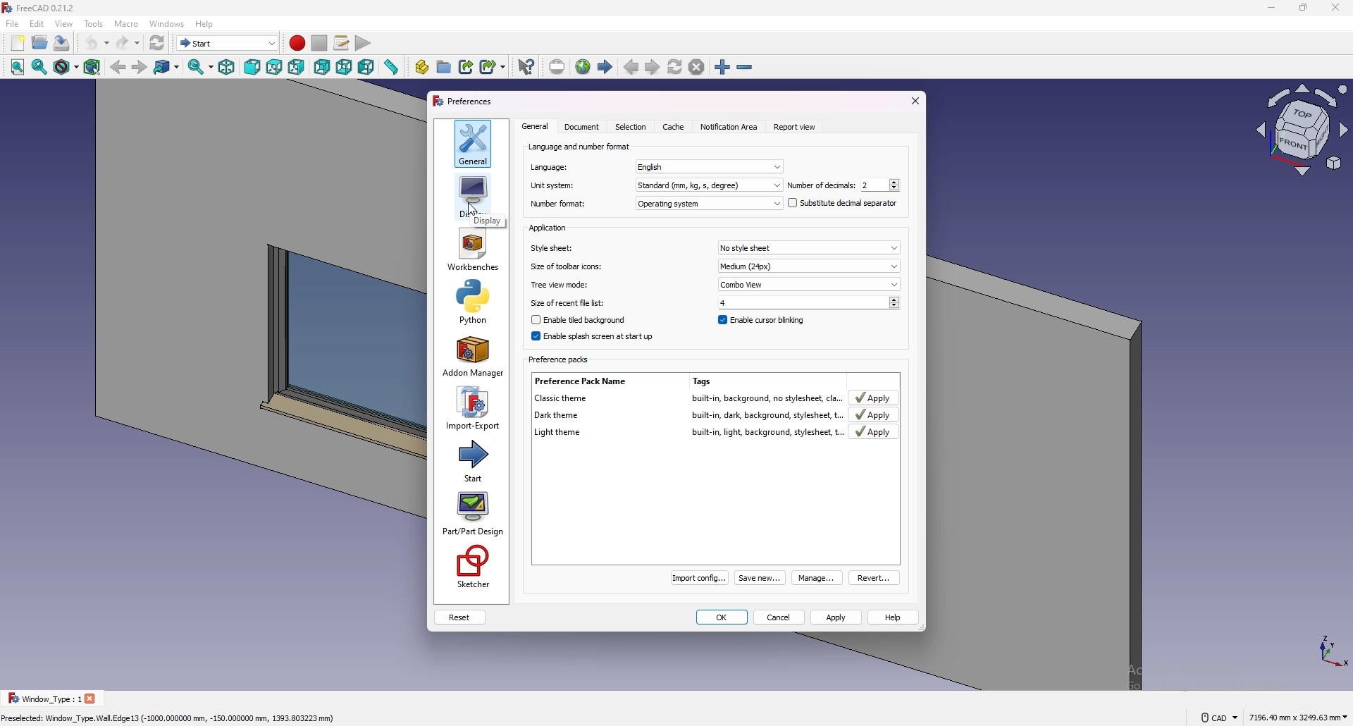  Describe the element at coordinates (708, 203) in the screenshot. I see `Operating system ` at that location.